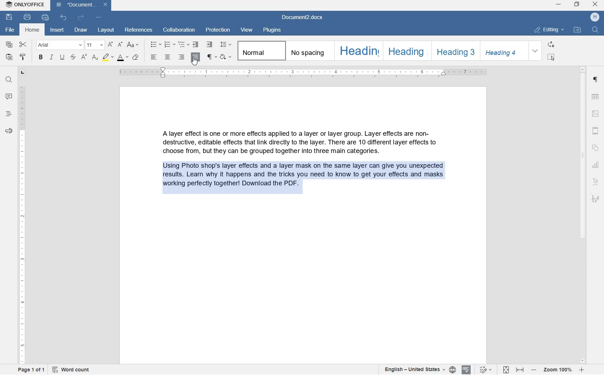 This screenshot has height=375, width=604. I want to click on QUICK PRINT, so click(45, 17).